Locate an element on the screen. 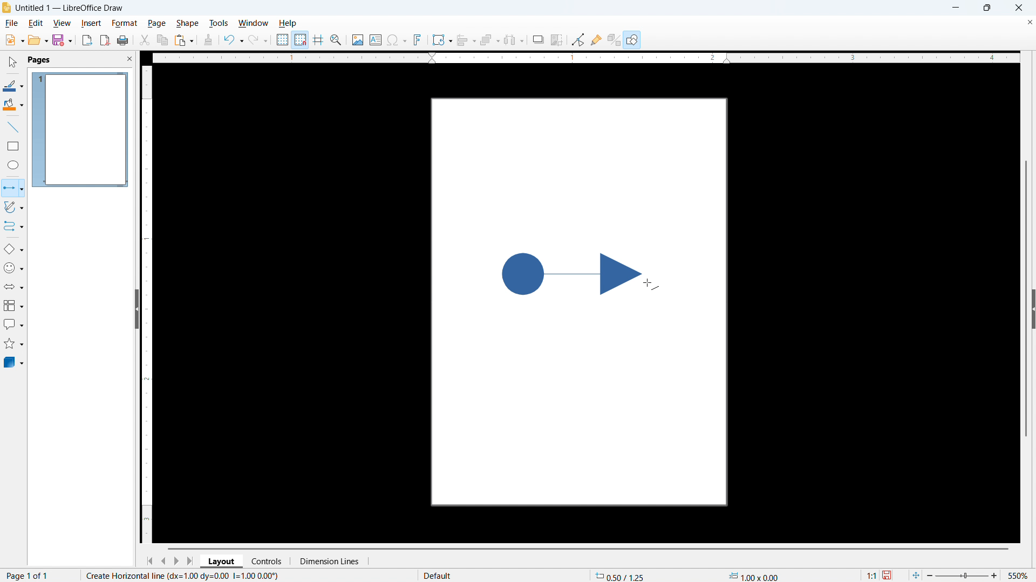 The height and width of the screenshot is (582, 1036). Cursor coordinates (0.50/1.25) is located at coordinates (620, 575).